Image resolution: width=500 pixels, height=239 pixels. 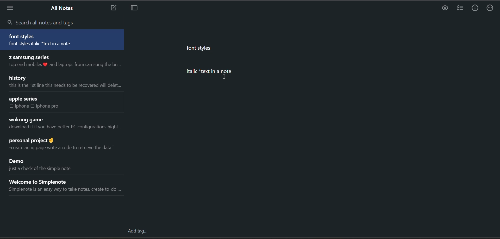 I want to click on info, so click(x=476, y=7).